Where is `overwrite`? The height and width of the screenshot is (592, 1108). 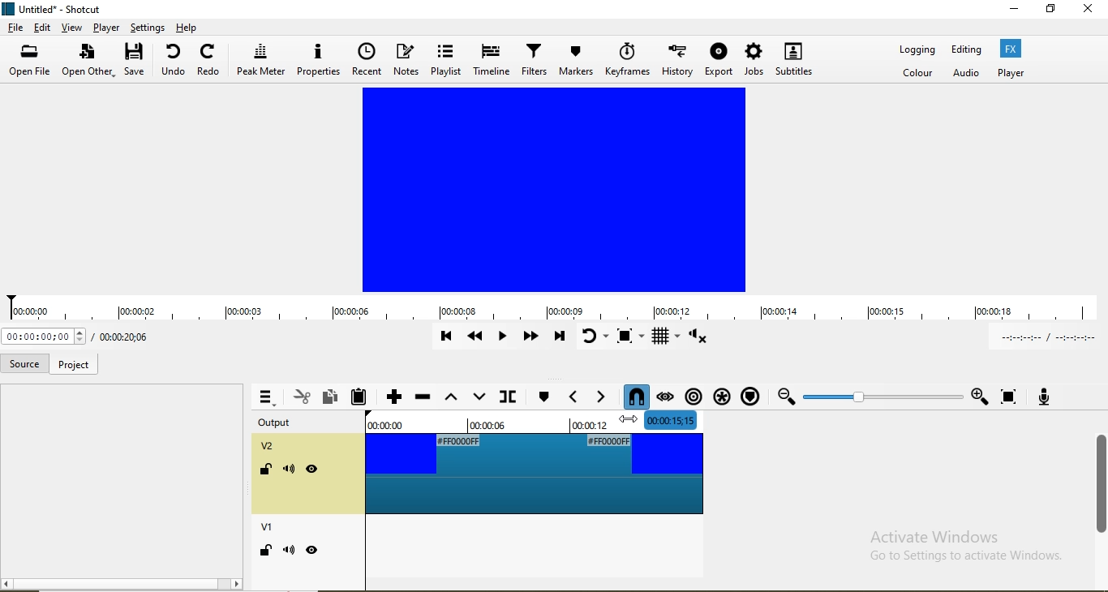 overwrite is located at coordinates (478, 396).